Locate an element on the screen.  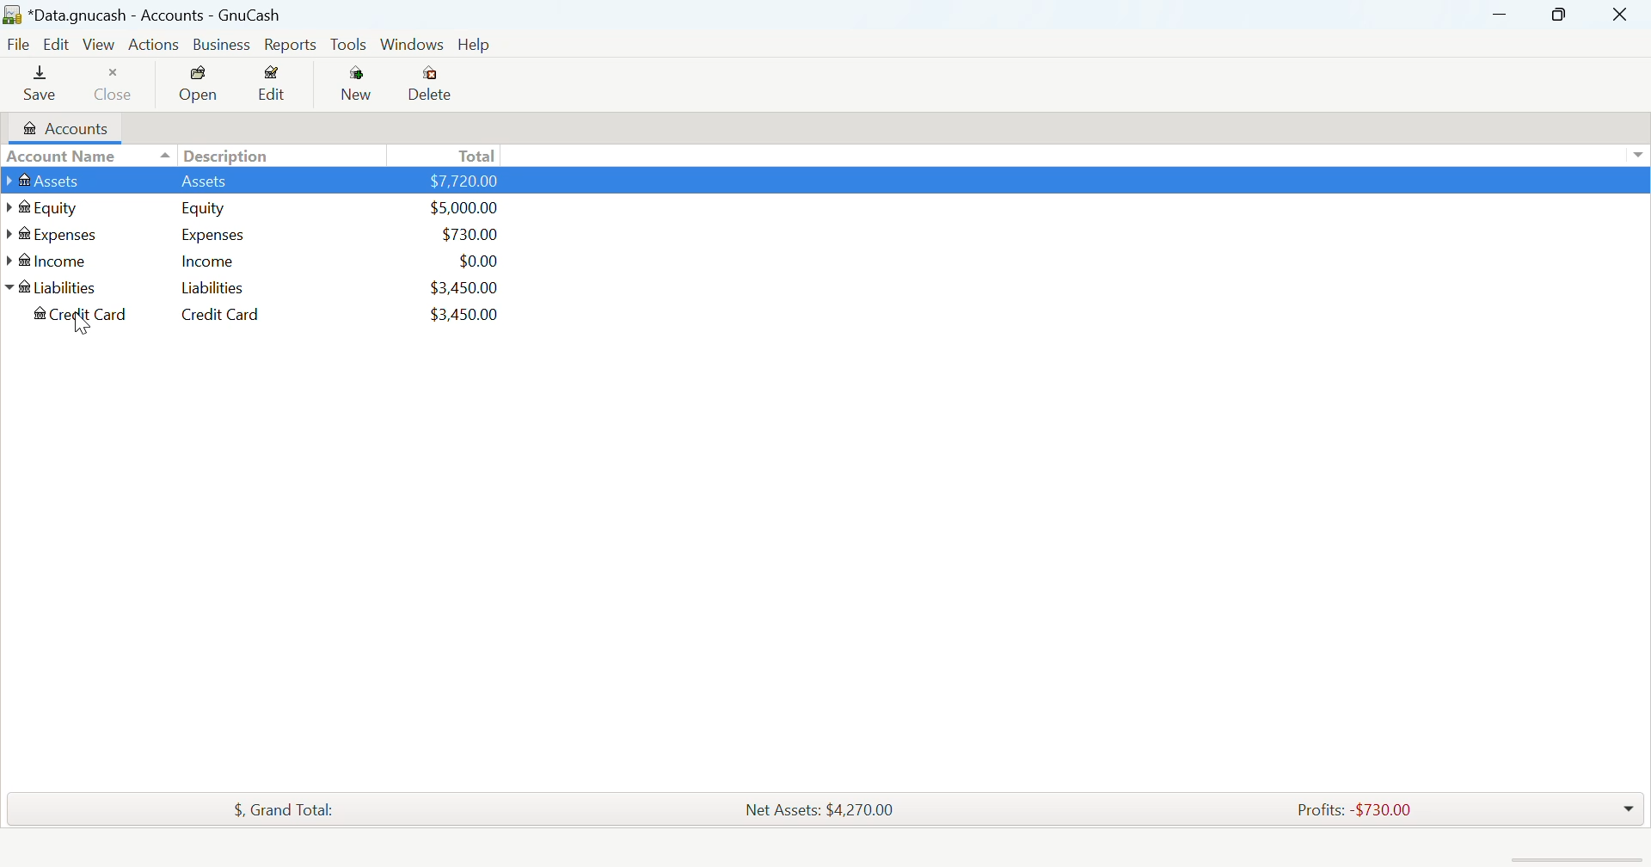
Delete is located at coordinates (433, 83).